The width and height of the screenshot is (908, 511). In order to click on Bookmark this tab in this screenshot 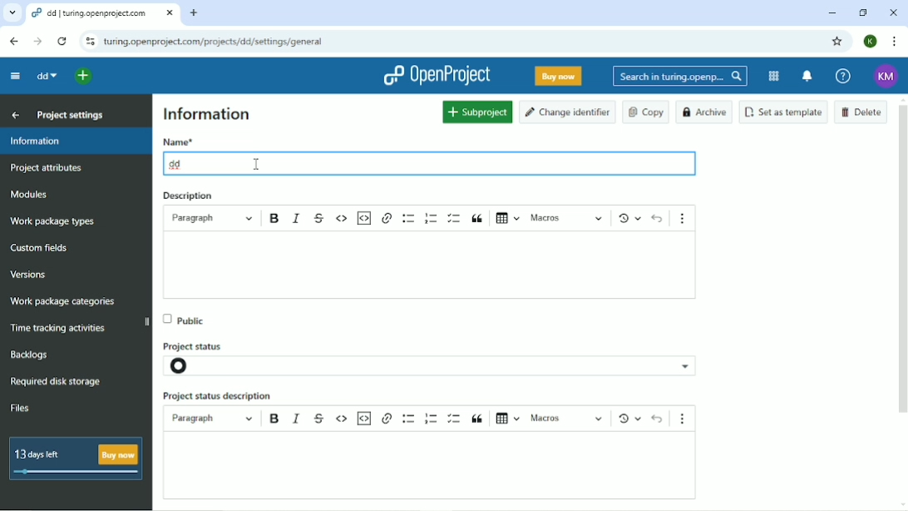, I will do `click(837, 42)`.